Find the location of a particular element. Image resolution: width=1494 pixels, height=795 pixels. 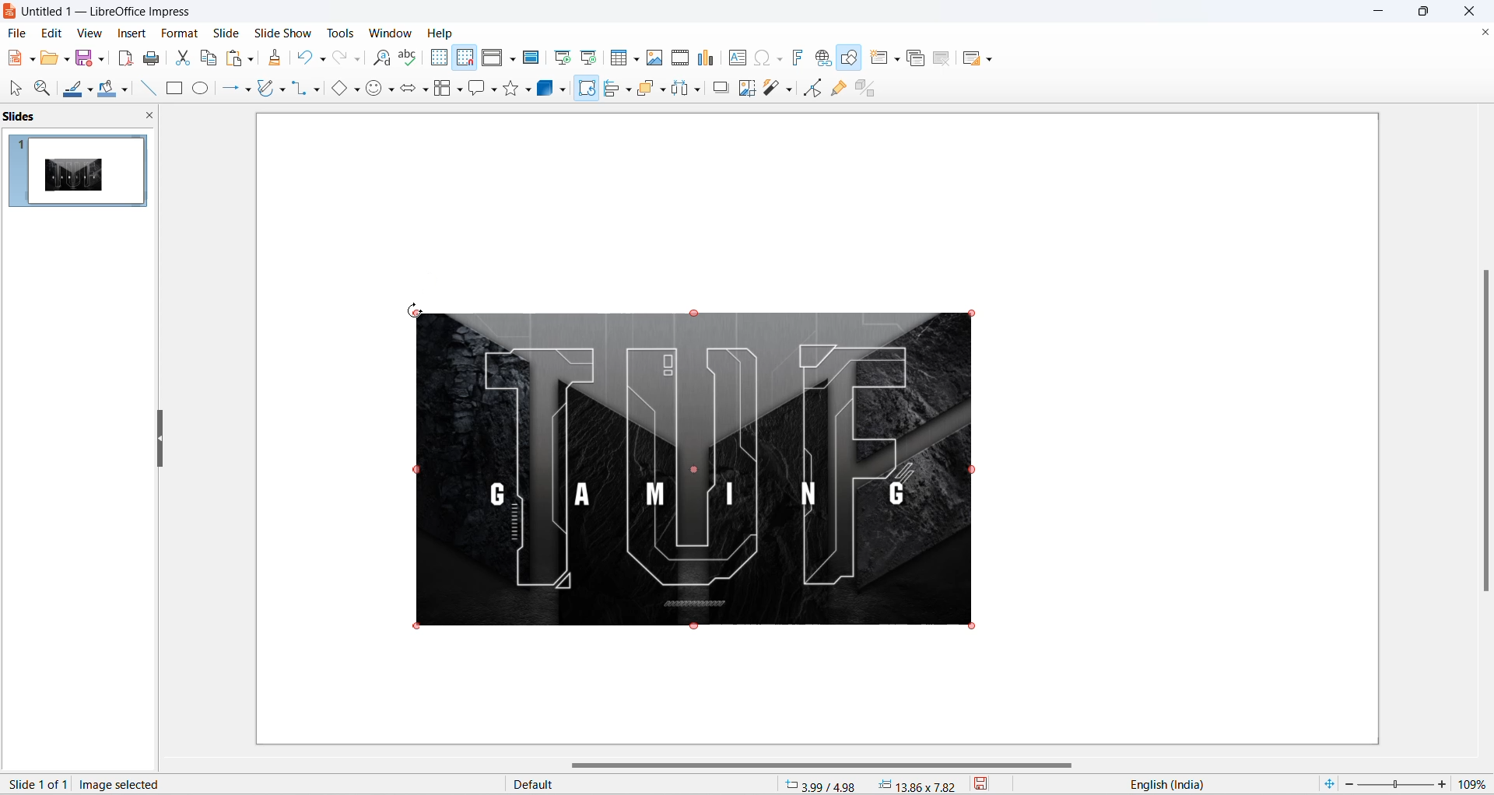

draw shapes  is located at coordinates (850, 58).